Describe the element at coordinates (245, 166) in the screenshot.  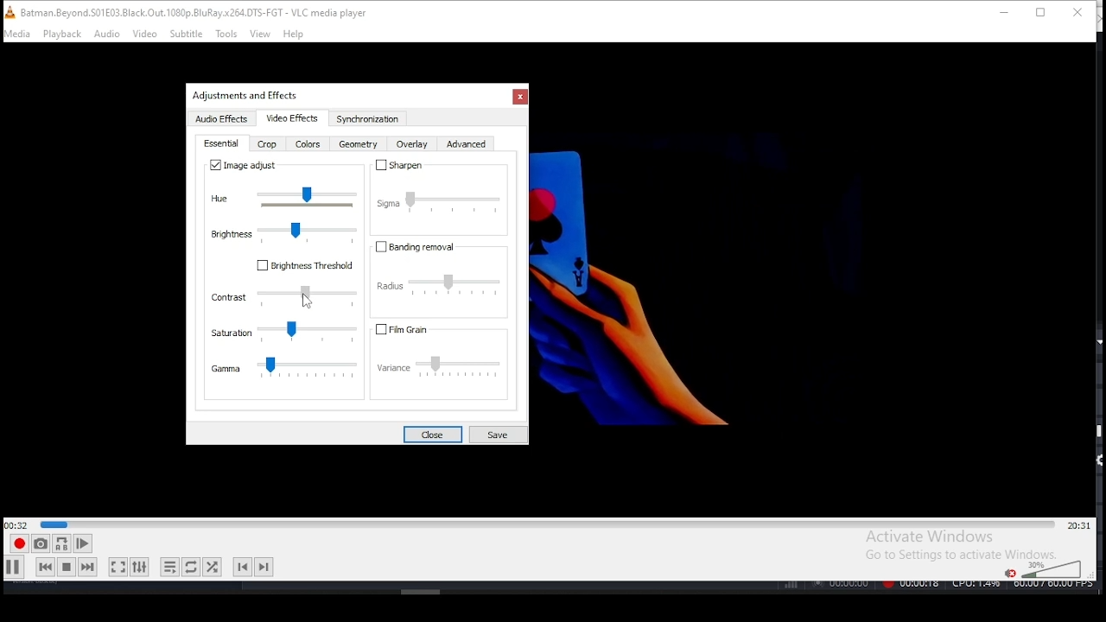
I see `image adjust on/off` at that location.